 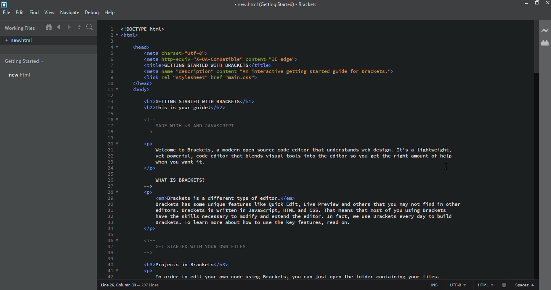 I want to click on utf 8, so click(x=456, y=284).